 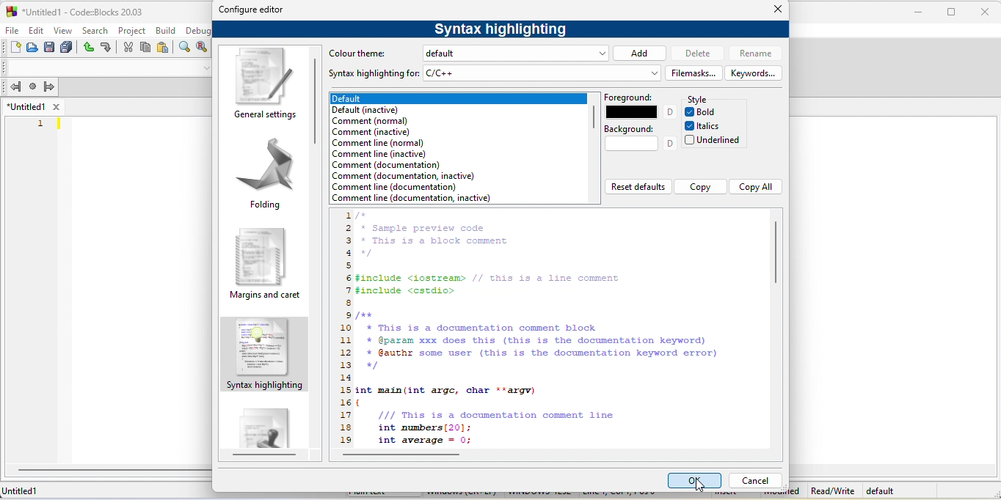 I want to click on vertical scroll bar, so click(x=779, y=252).